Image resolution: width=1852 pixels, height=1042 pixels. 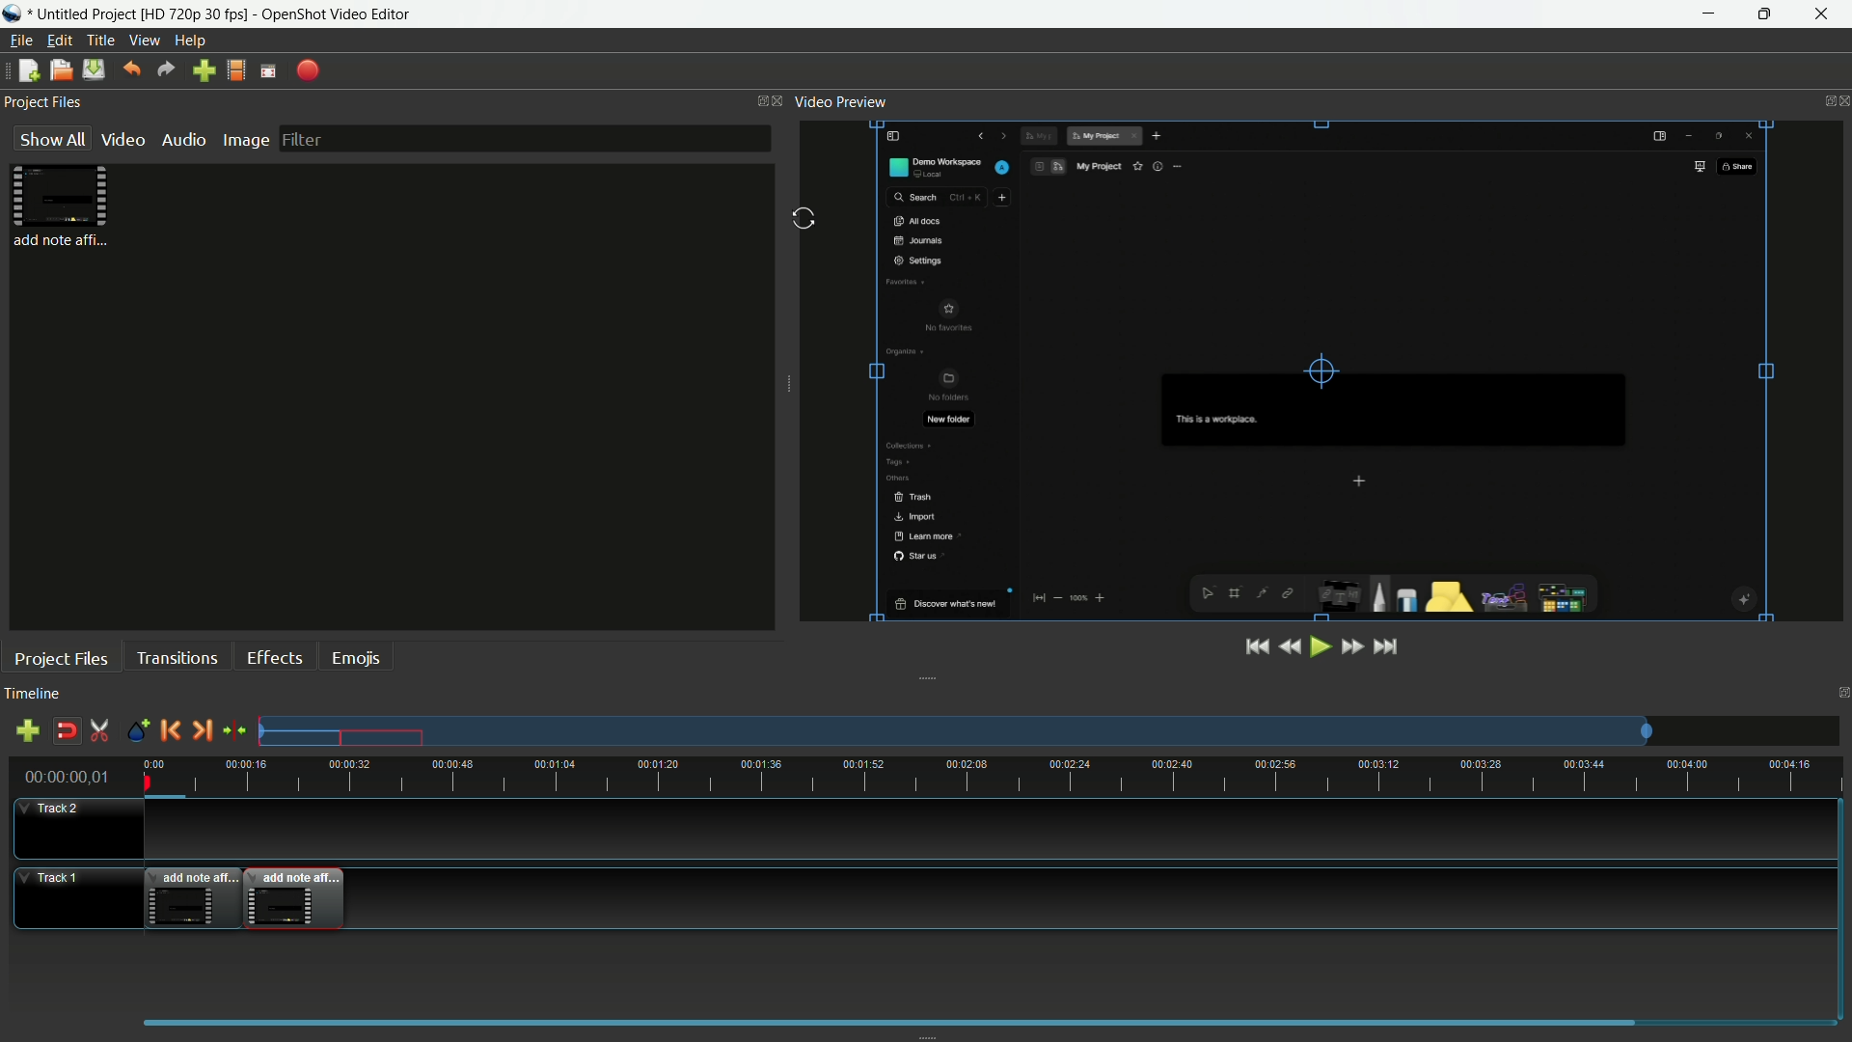 I want to click on view menu, so click(x=144, y=41).